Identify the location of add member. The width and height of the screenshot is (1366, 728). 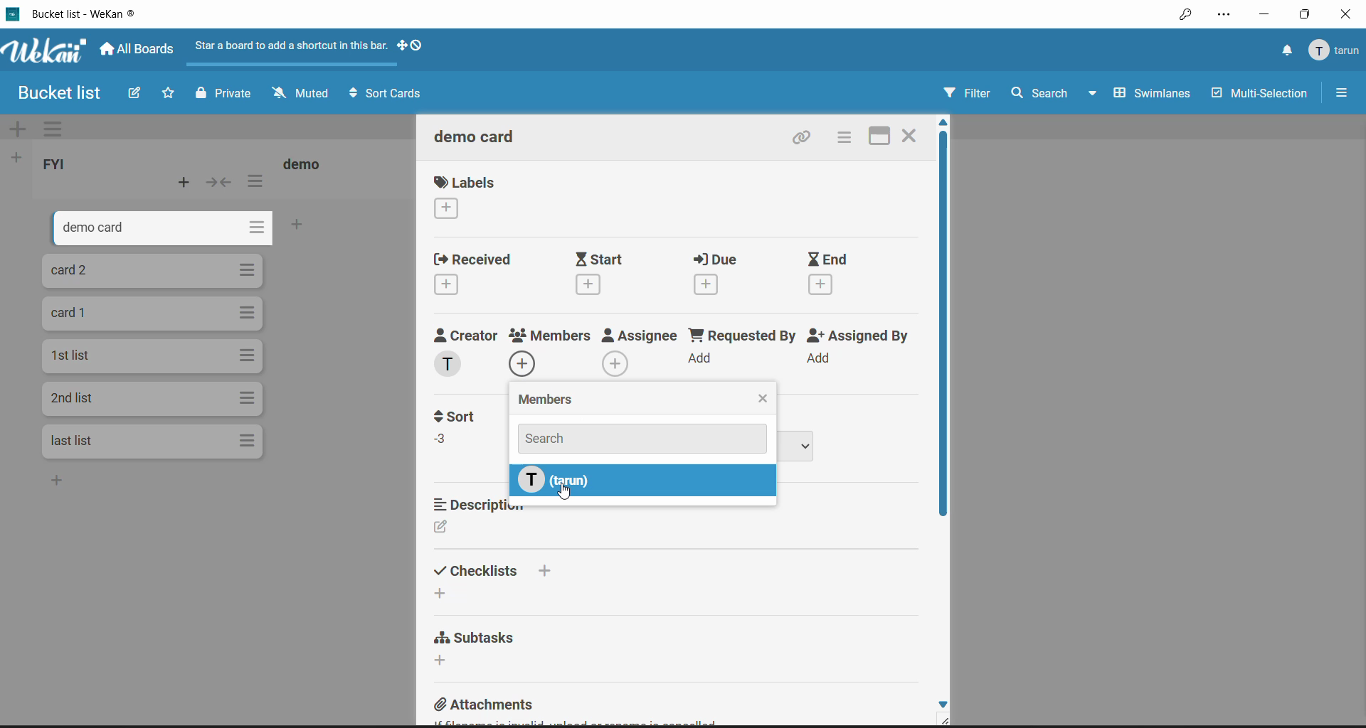
(616, 363).